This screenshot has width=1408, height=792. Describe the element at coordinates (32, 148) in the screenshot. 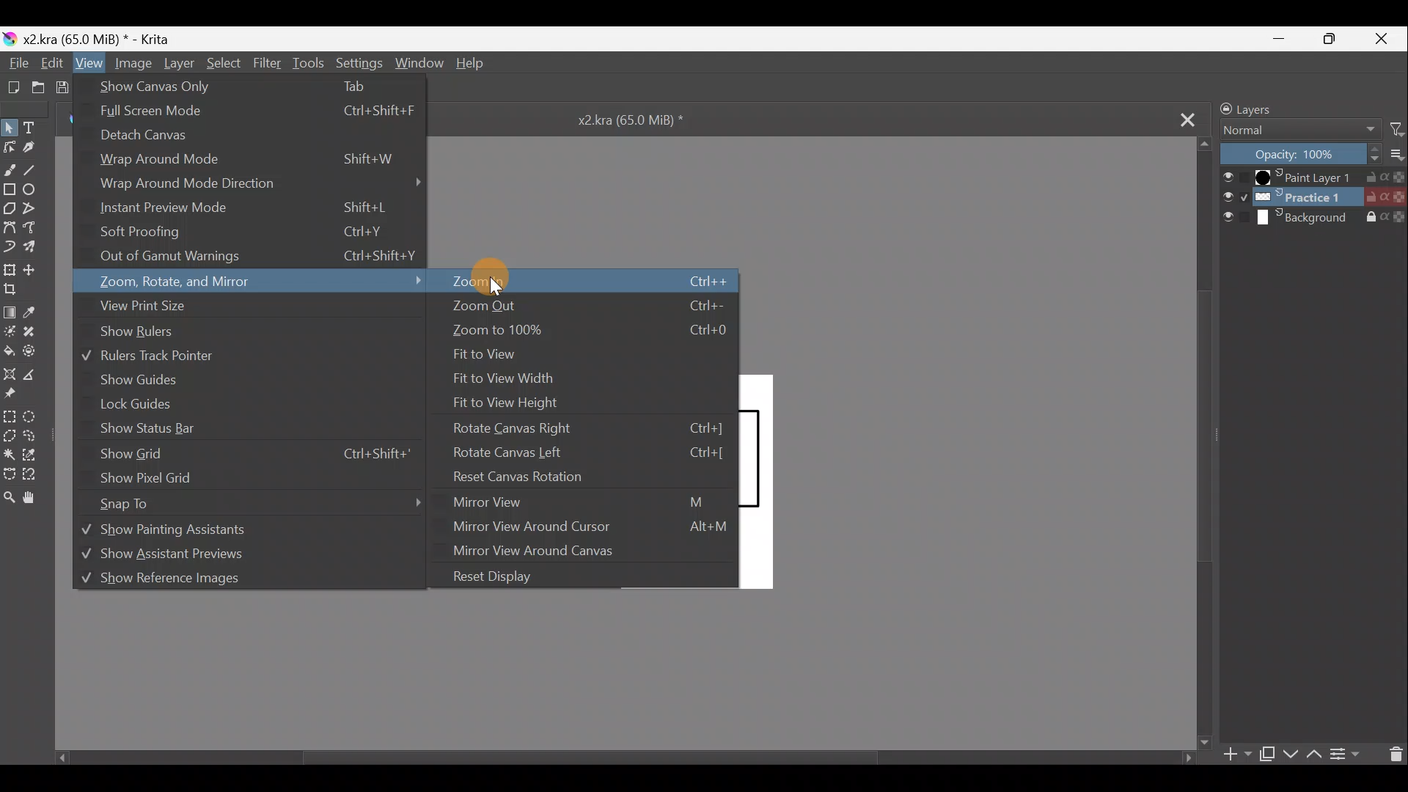

I see `Calligraphy` at that location.